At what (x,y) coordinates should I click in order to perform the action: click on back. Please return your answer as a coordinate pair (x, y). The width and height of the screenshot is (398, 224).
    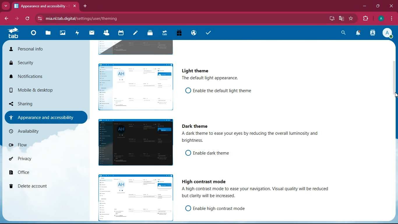
    Looking at the image, I should click on (6, 19).